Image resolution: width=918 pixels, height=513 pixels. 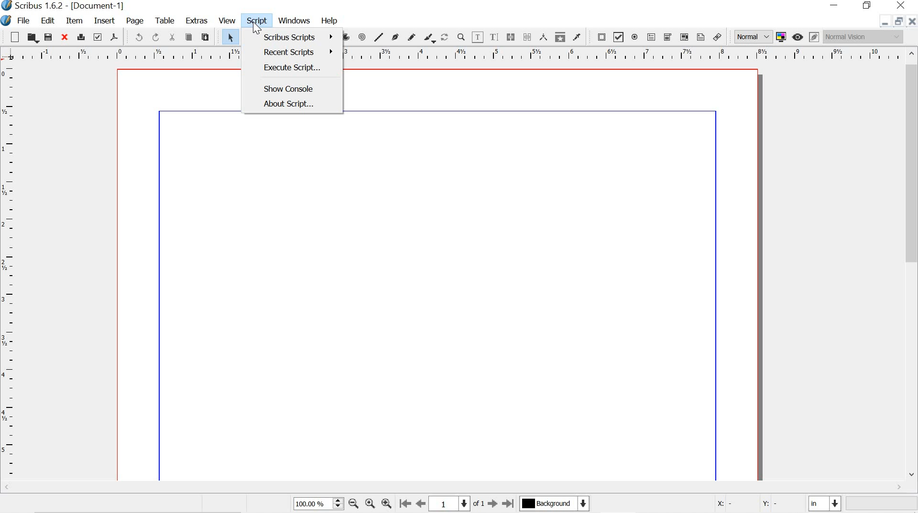 I want to click on unlink text frames, so click(x=527, y=37).